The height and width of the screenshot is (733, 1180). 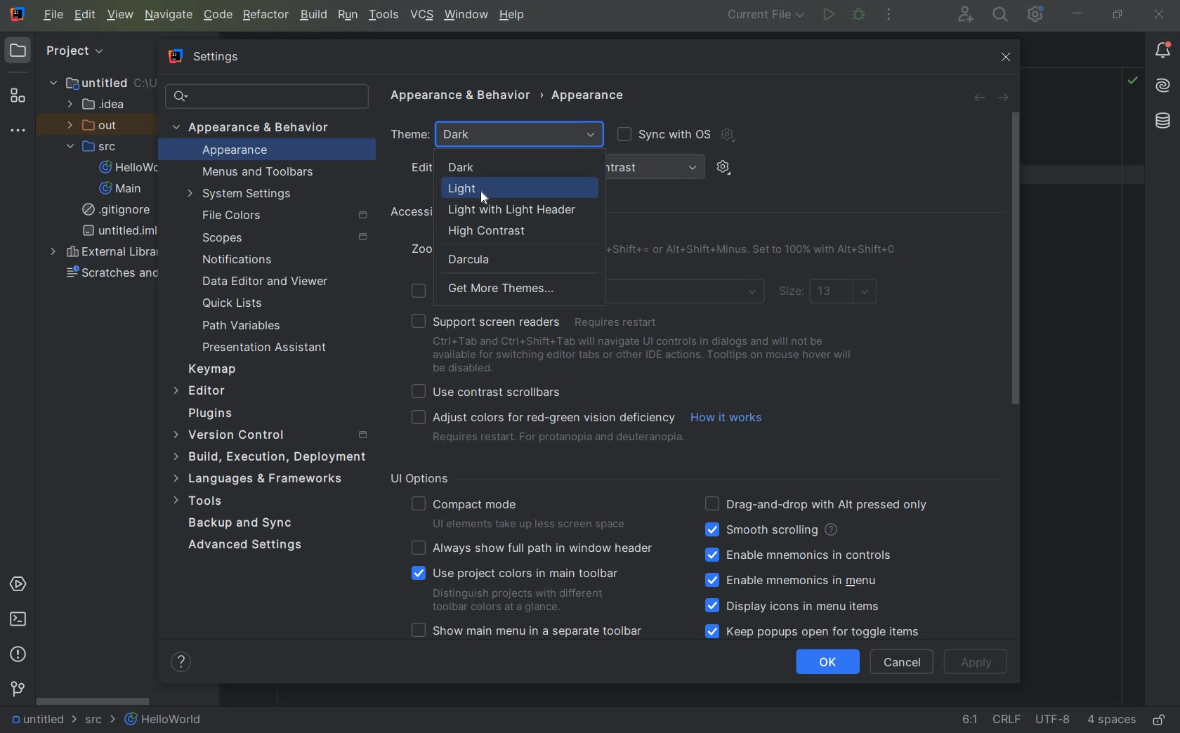 I want to click on minimize, so click(x=1075, y=13).